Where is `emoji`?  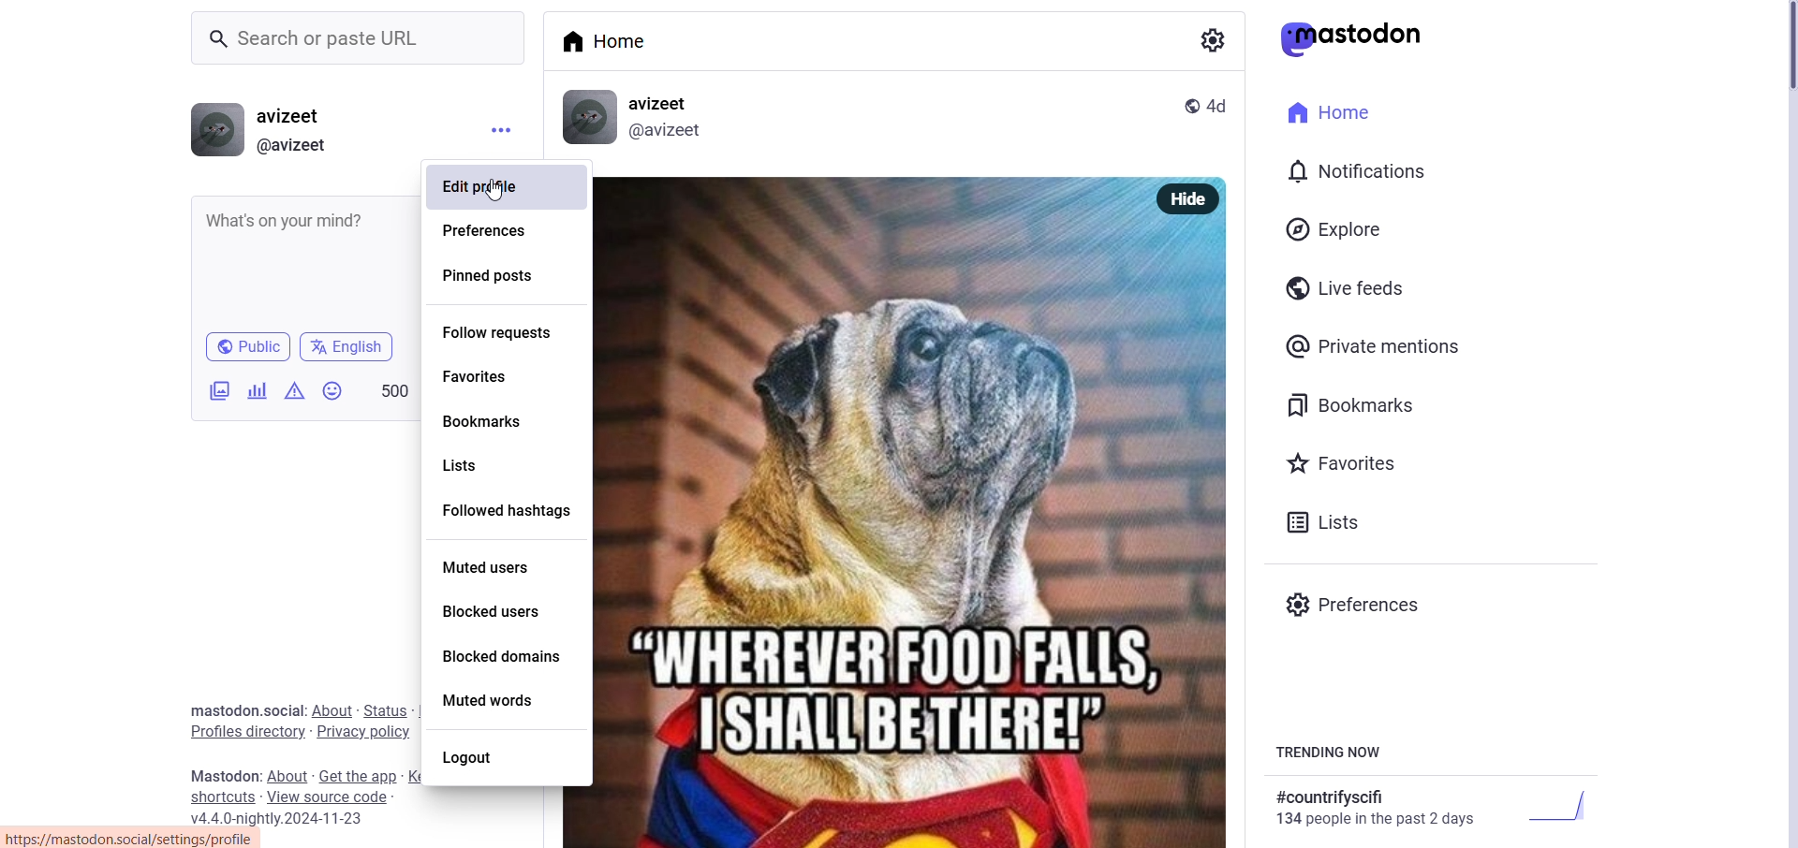
emoji is located at coordinates (332, 392).